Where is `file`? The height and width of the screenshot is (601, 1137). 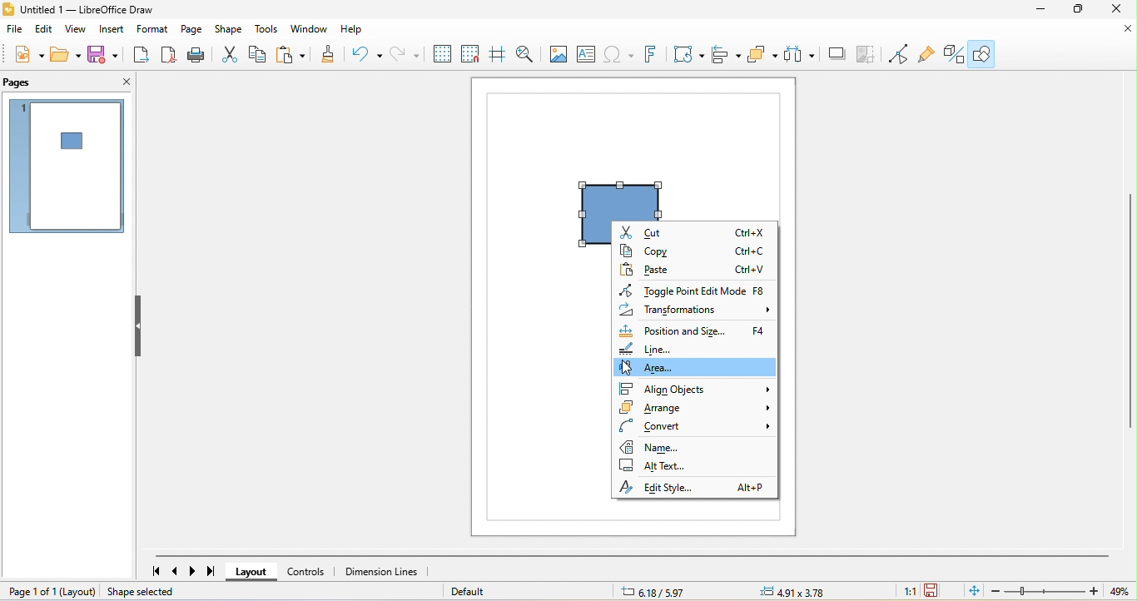
file is located at coordinates (17, 30).